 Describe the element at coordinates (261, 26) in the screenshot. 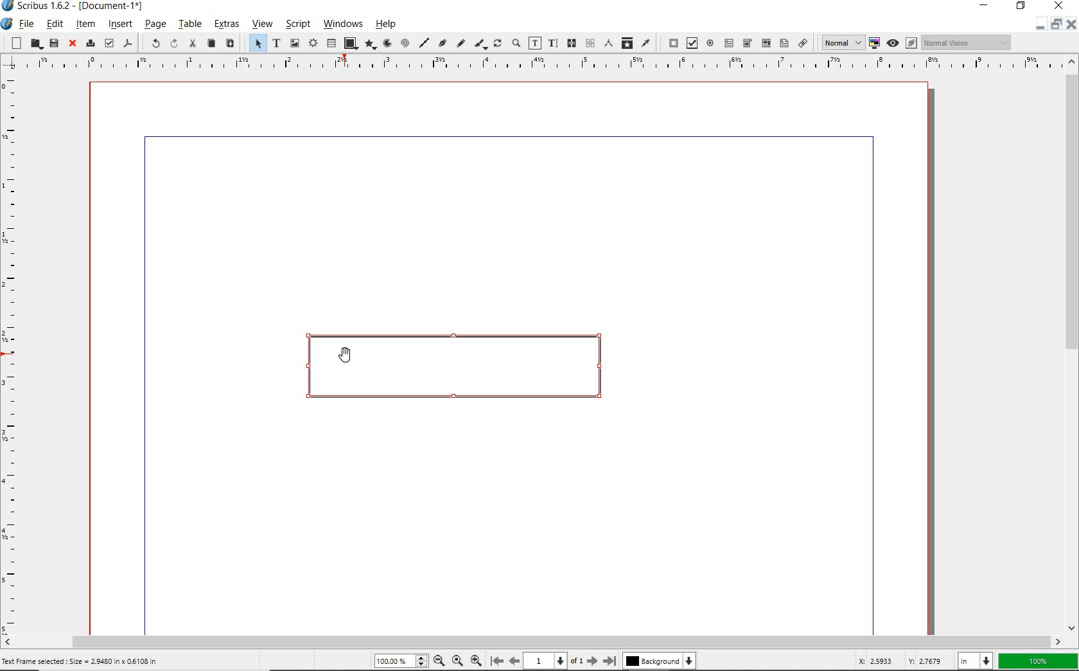

I see `view` at that location.